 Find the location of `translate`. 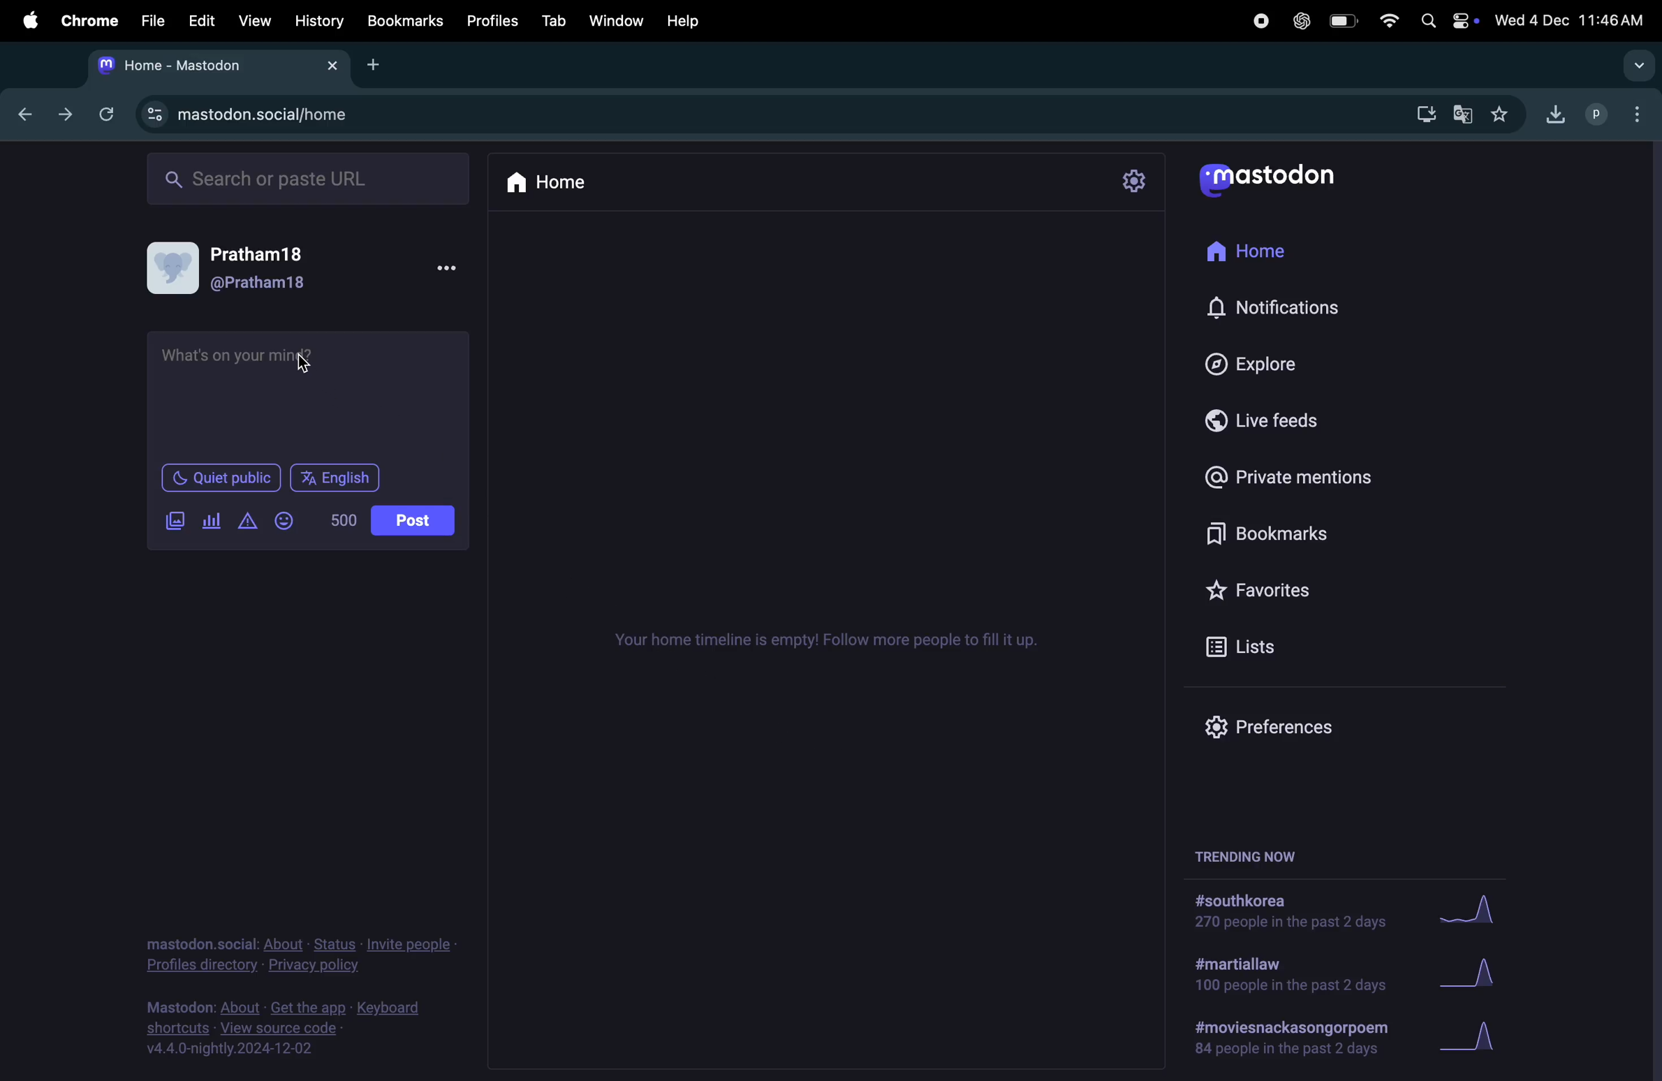

translate is located at coordinates (1467, 112).